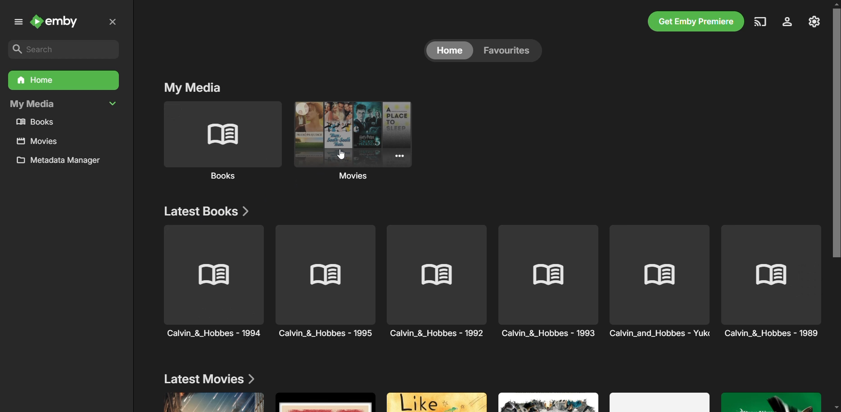 This screenshot has width=841, height=412. Describe the element at coordinates (57, 22) in the screenshot. I see `Application Name` at that location.